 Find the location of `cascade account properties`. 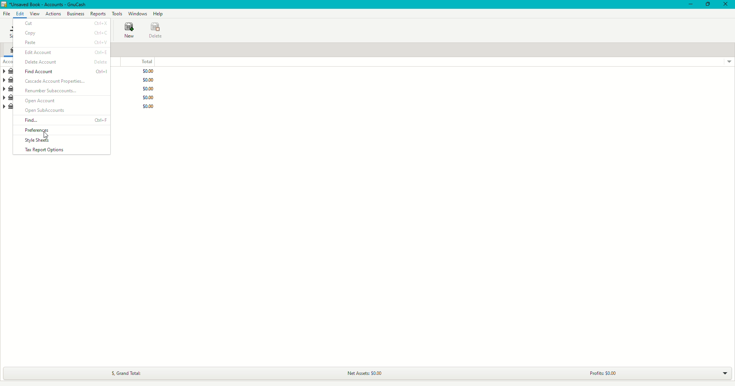

cascade account properties is located at coordinates (64, 82).